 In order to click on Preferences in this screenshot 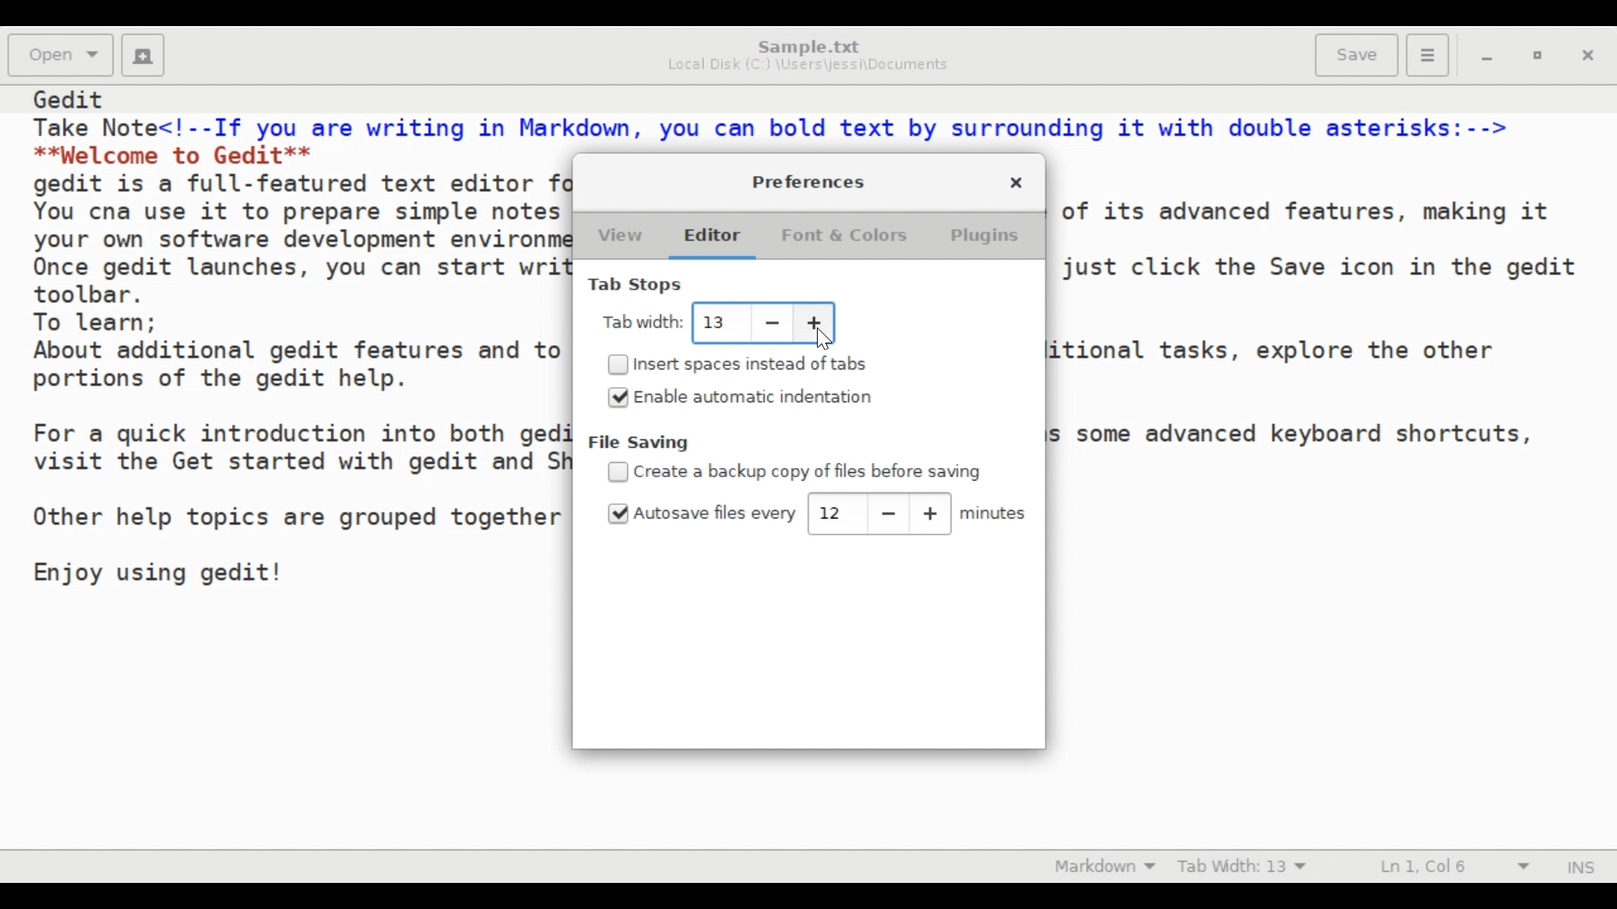, I will do `click(805, 183)`.